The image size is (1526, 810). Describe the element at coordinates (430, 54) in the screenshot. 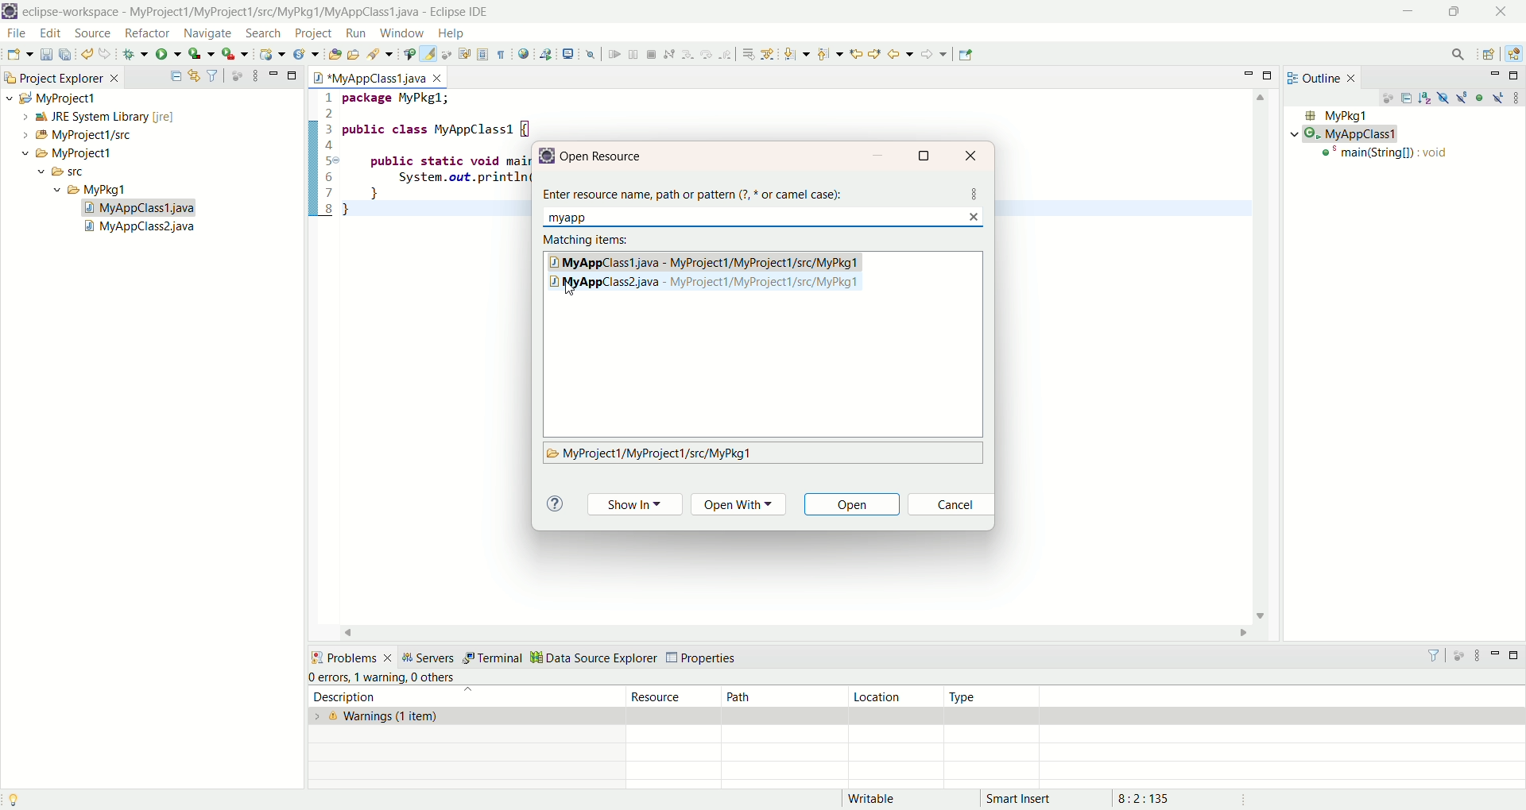

I see `toggle mark occurrences` at that location.